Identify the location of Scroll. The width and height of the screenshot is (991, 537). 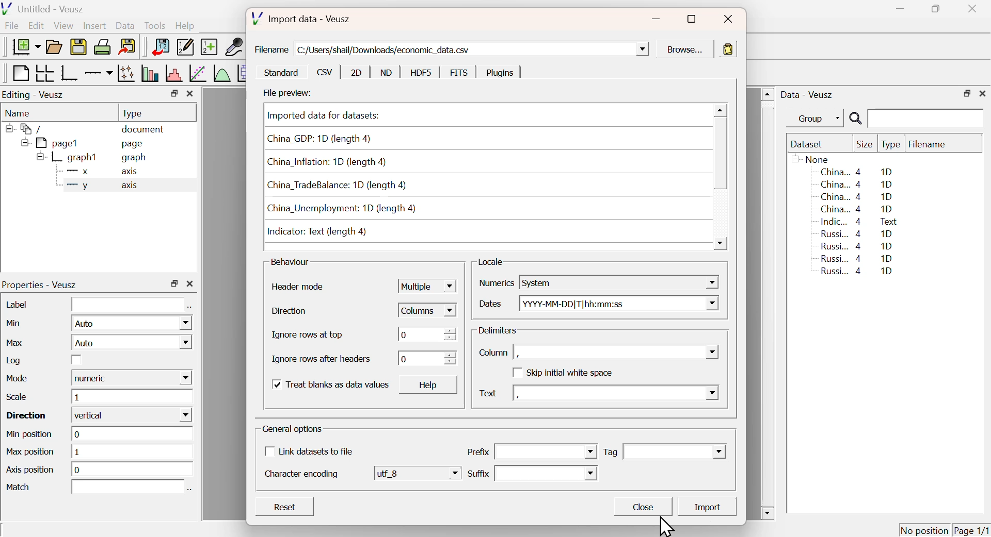
(768, 305).